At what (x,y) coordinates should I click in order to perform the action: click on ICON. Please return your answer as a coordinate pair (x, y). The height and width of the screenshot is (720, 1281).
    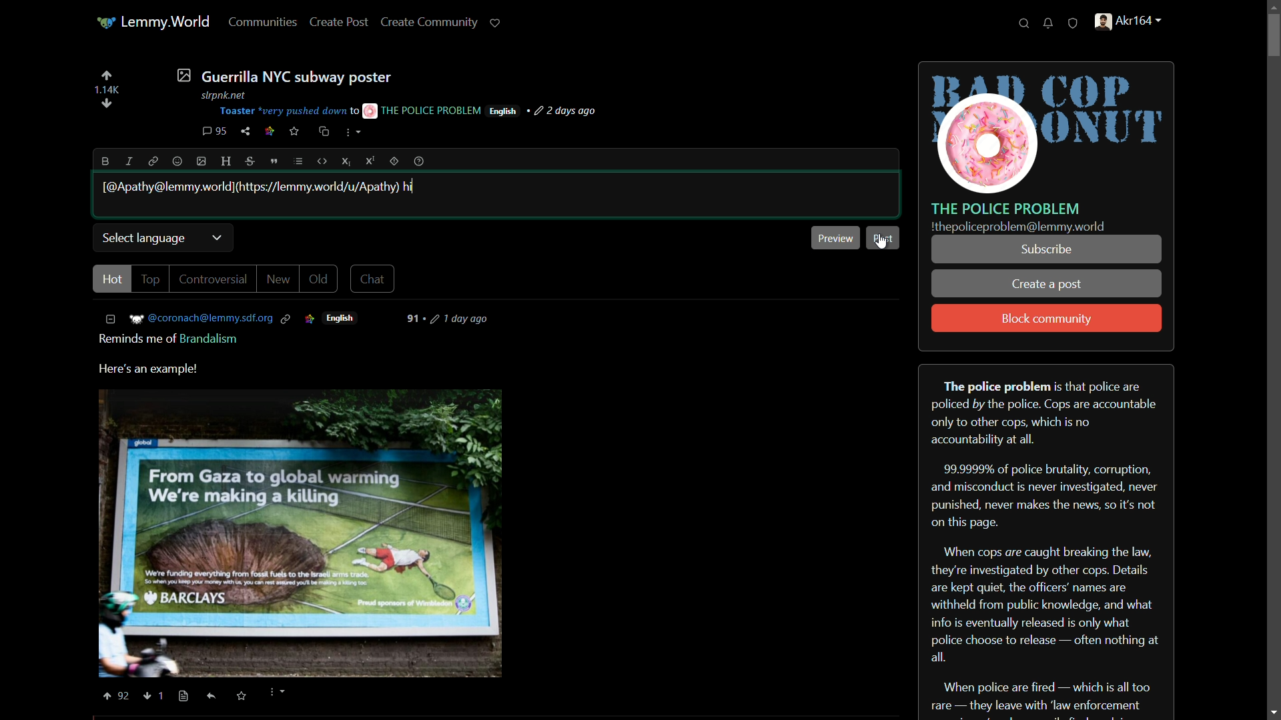
    Looking at the image, I should click on (309, 319).